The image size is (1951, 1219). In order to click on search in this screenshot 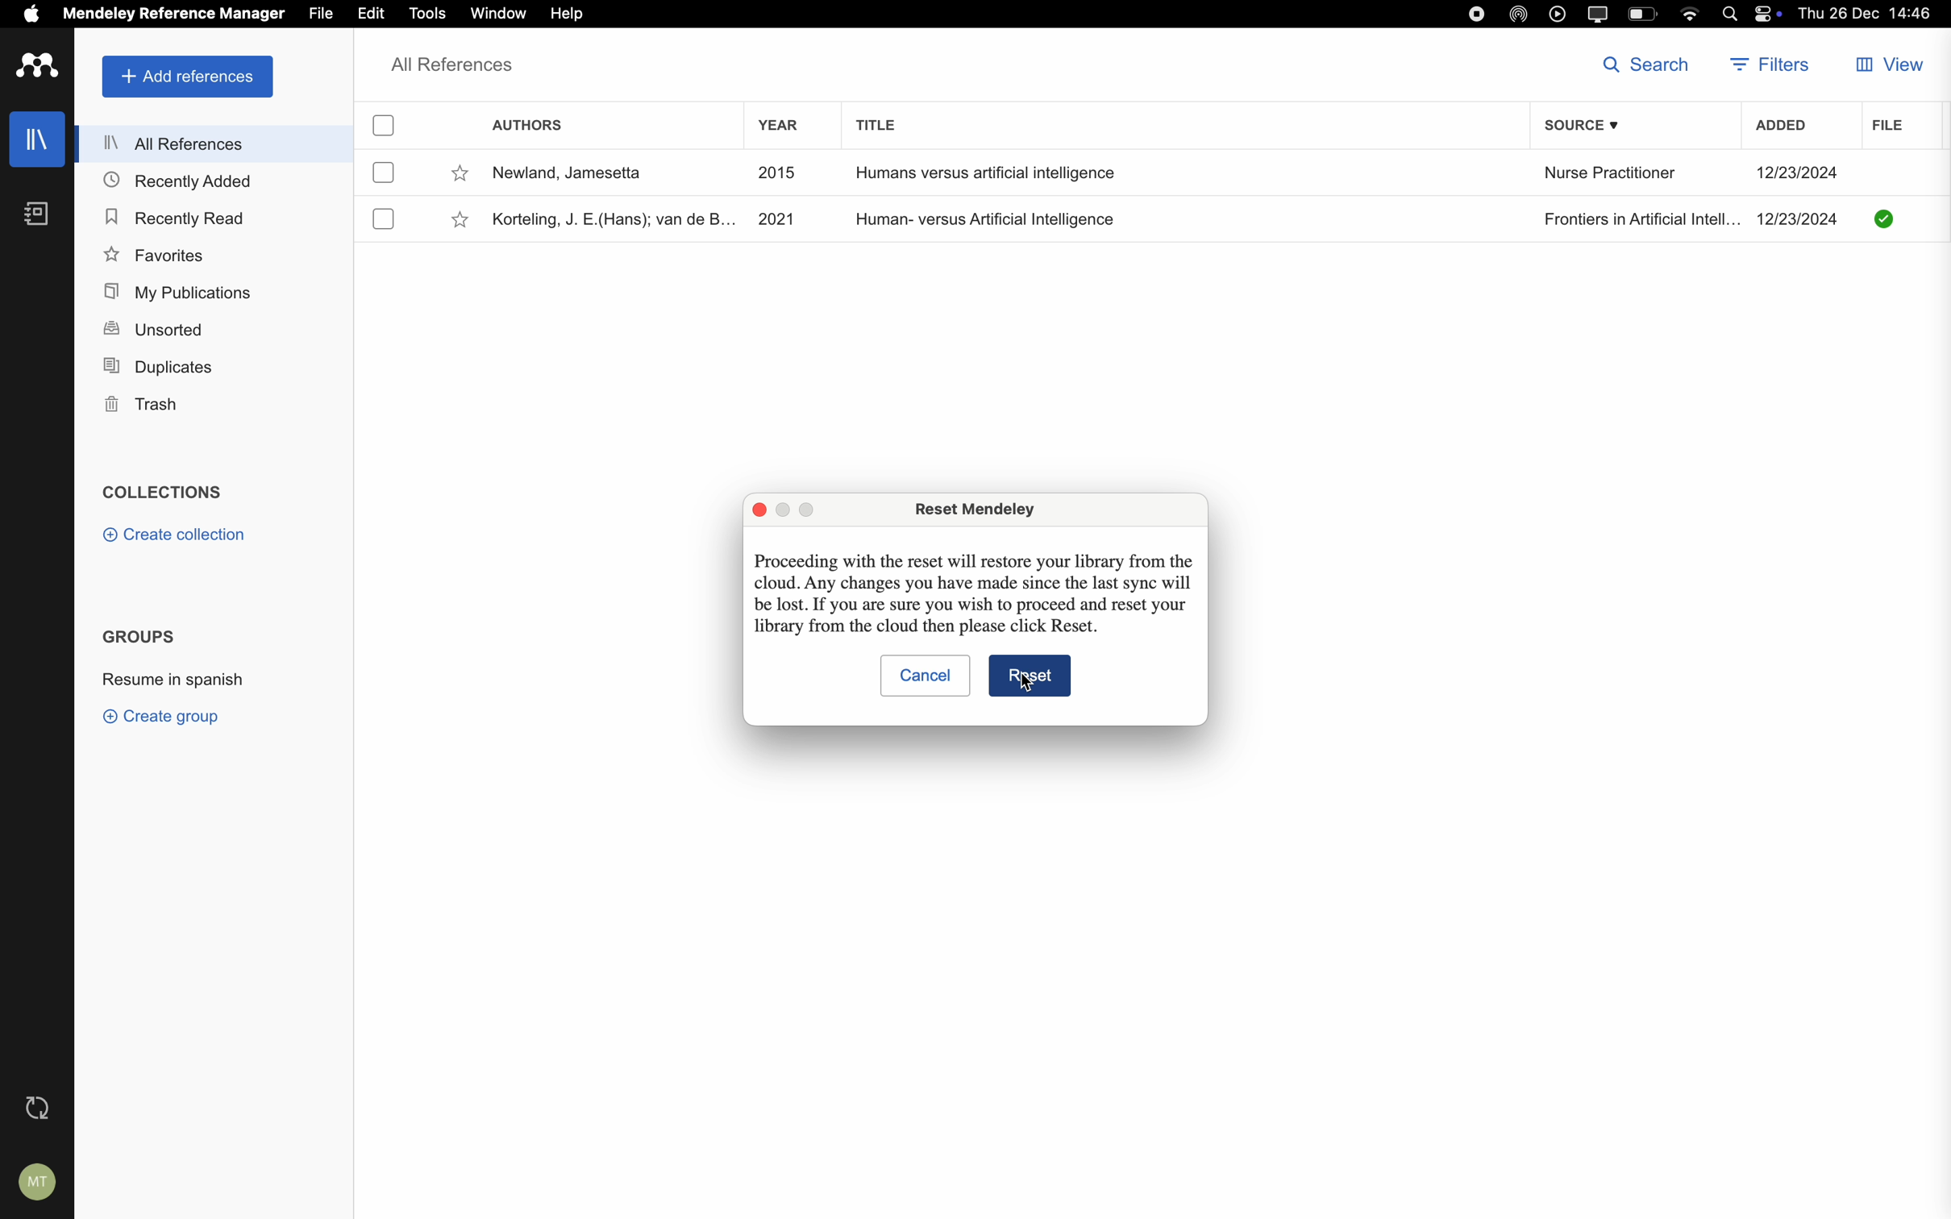, I will do `click(1643, 66)`.